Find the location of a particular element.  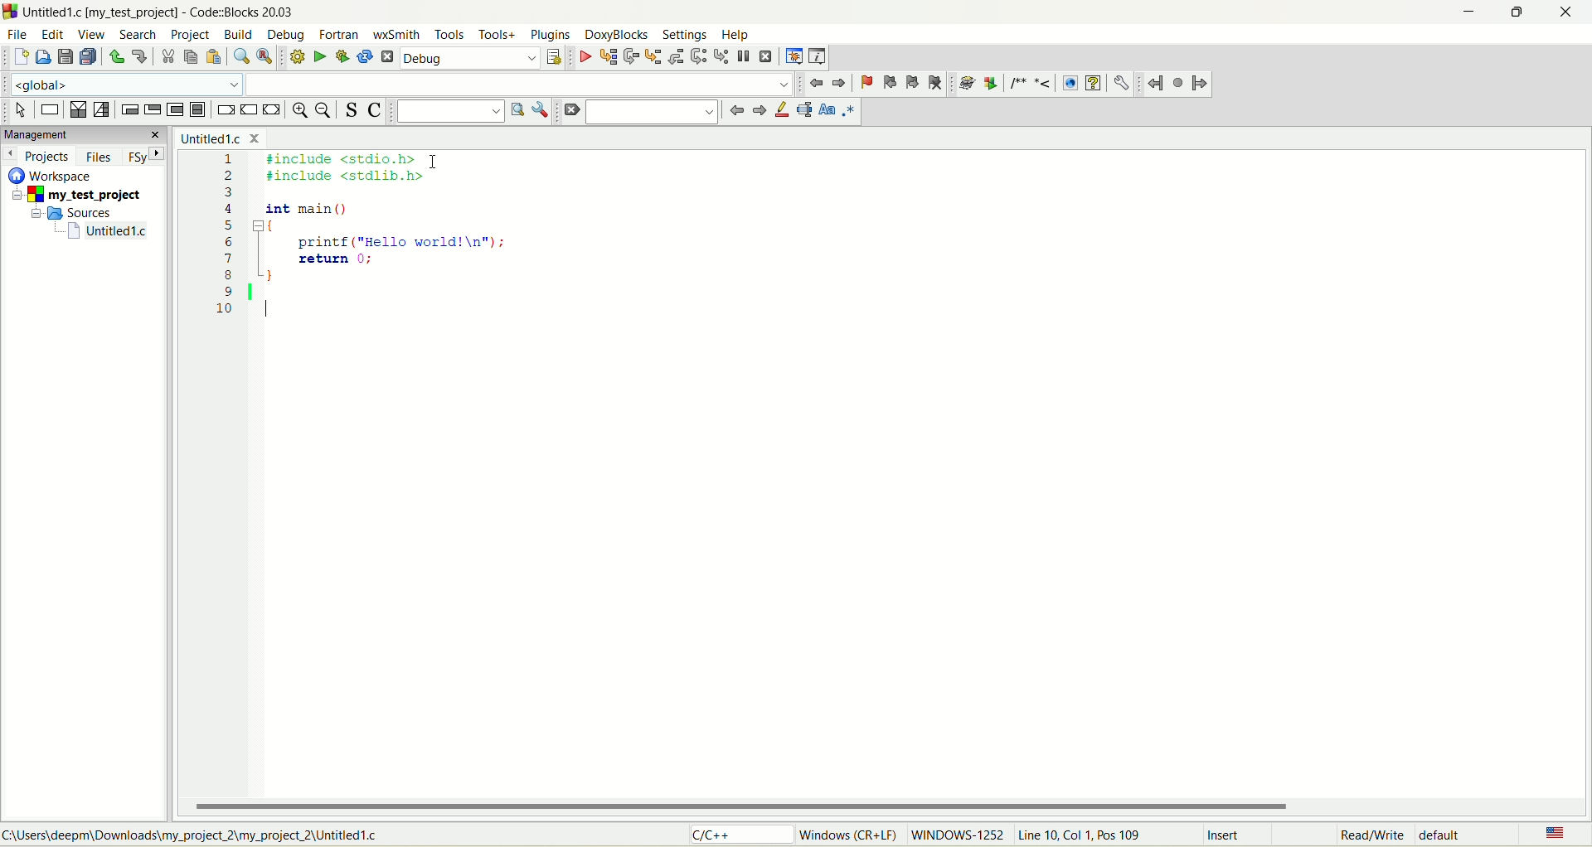

debugging is located at coordinates (794, 57).